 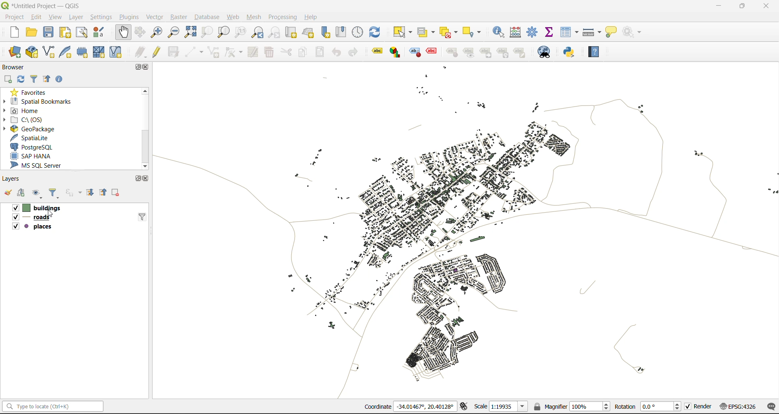 I want to click on close, so click(x=766, y=6).